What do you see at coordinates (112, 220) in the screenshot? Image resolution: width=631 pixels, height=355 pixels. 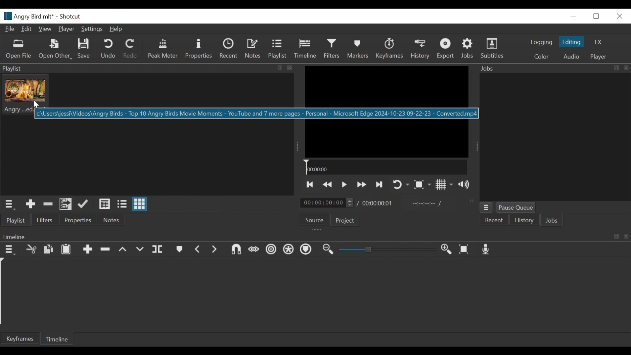 I see `Notes` at bounding box center [112, 220].